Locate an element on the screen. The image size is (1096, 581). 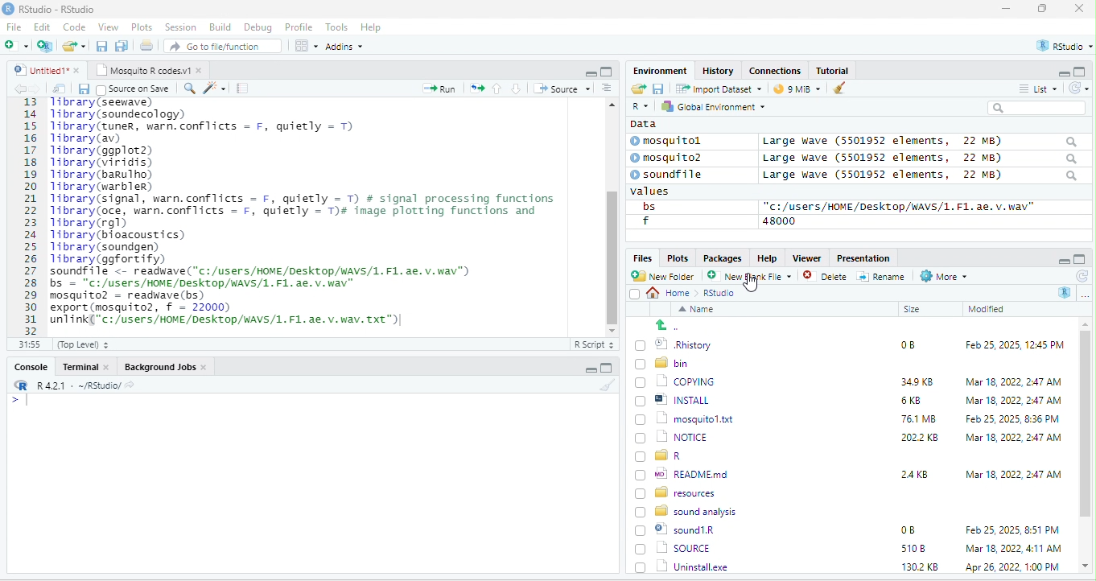
Packages is located at coordinates (725, 258).